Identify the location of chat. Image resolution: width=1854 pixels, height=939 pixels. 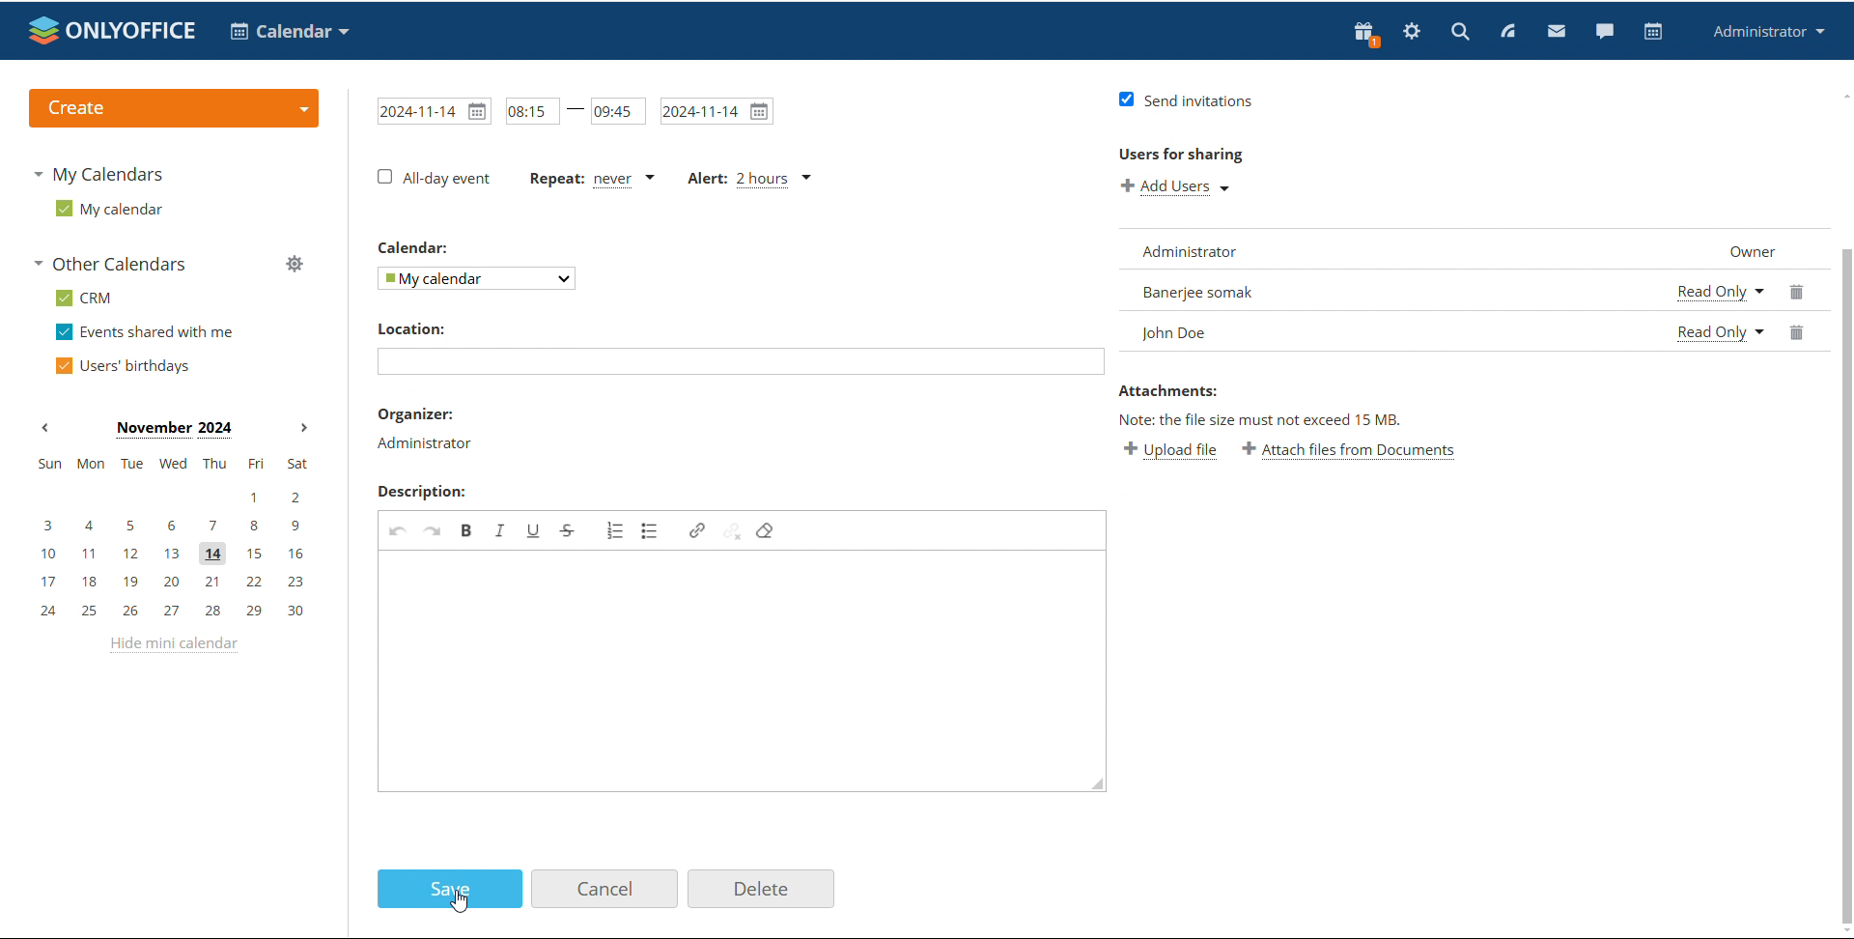
(1604, 30).